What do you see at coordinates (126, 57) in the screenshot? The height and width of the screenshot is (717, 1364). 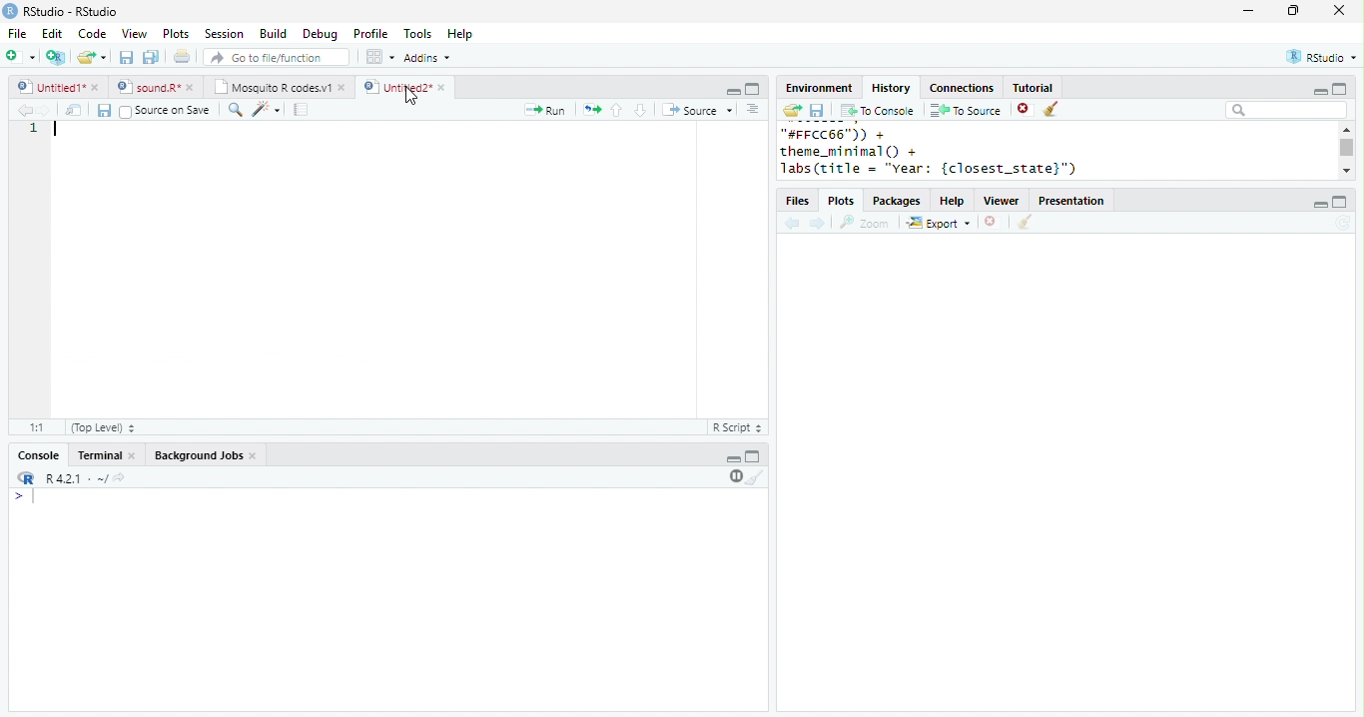 I see `save` at bounding box center [126, 57].